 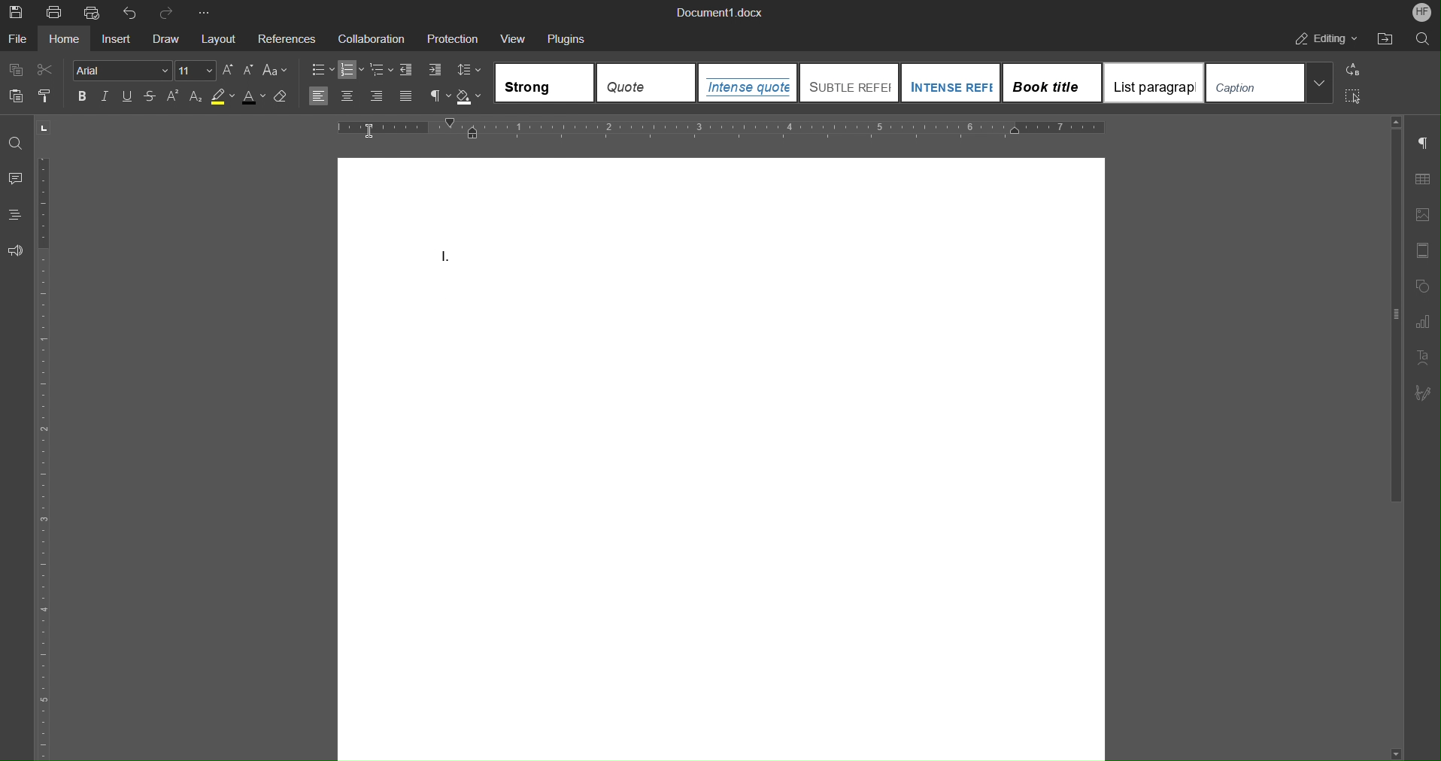 What do you see at coordinates (466, 71) in the screenshot?
I see `Line Spacing ` at bounding box center [466, 71].